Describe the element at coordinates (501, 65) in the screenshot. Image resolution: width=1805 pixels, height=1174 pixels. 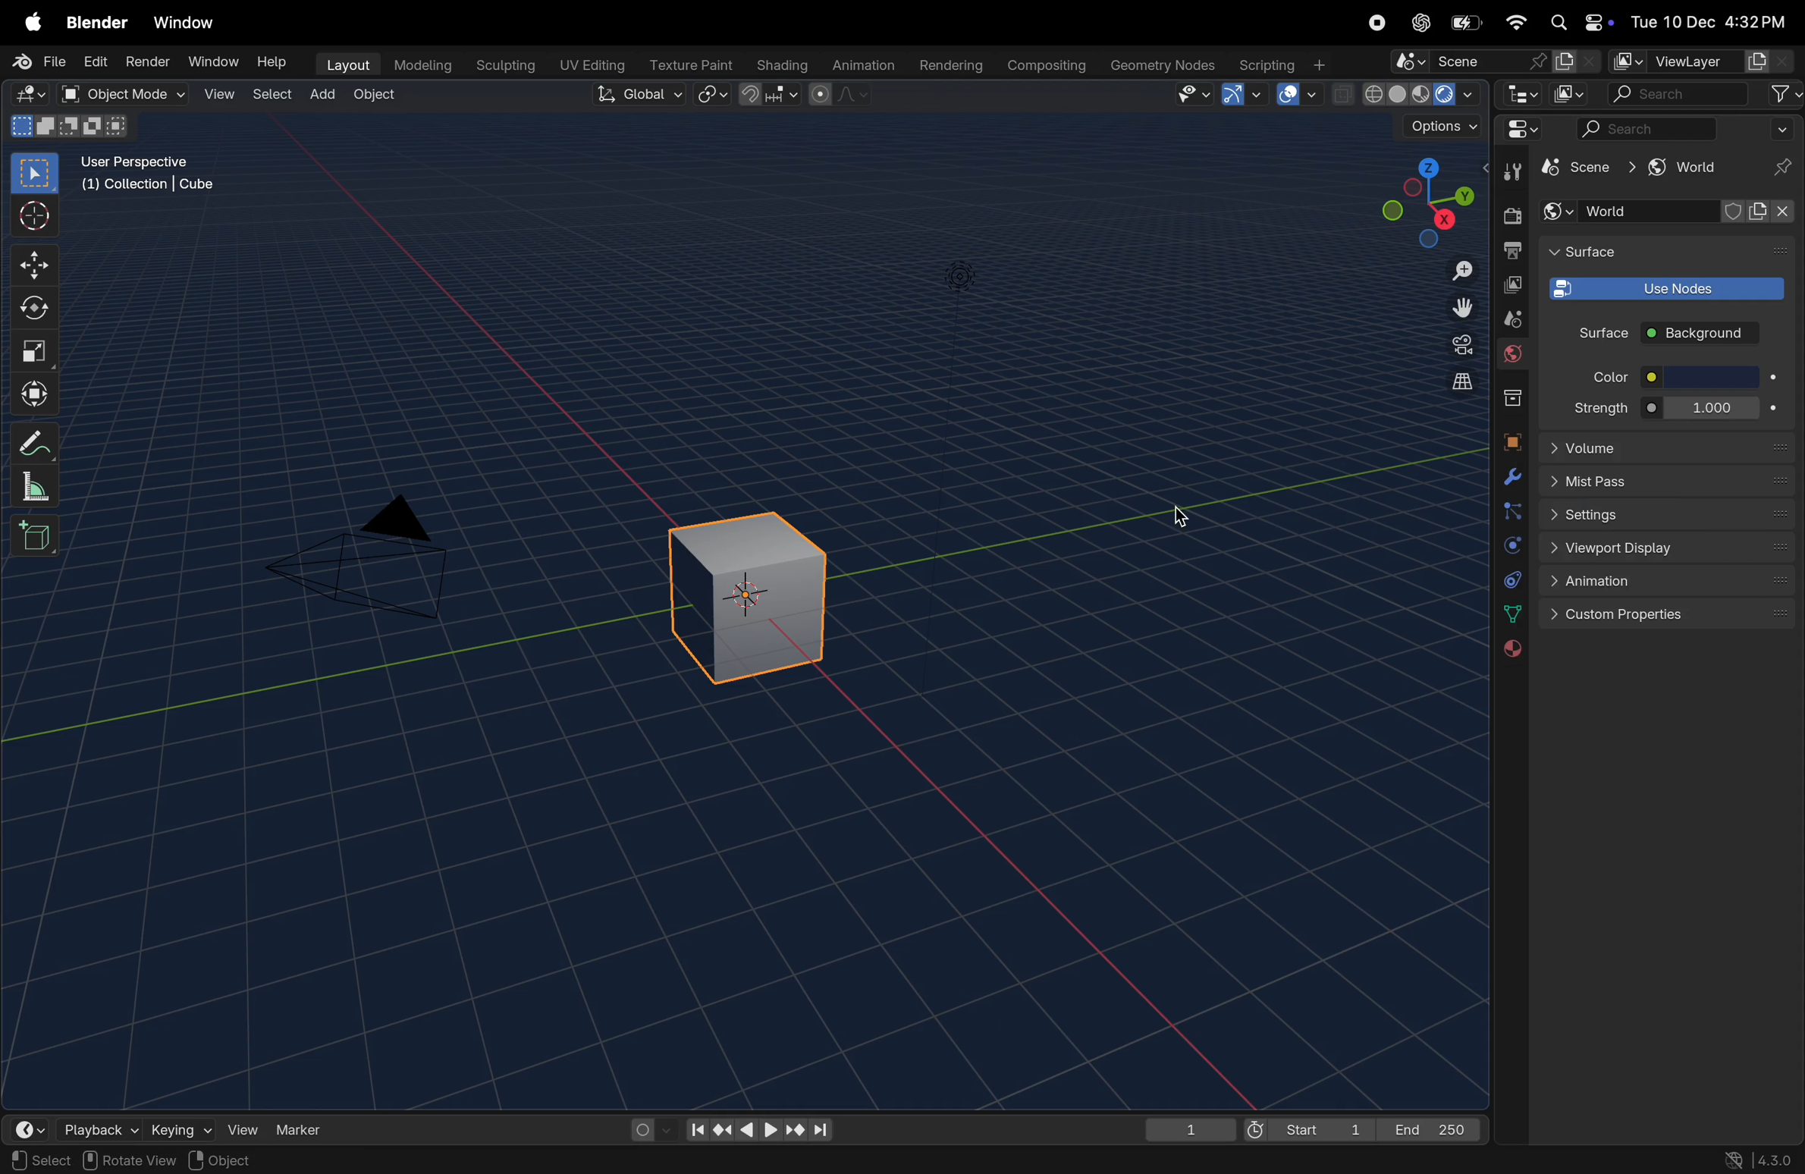
I see `Sculpting` at that location.